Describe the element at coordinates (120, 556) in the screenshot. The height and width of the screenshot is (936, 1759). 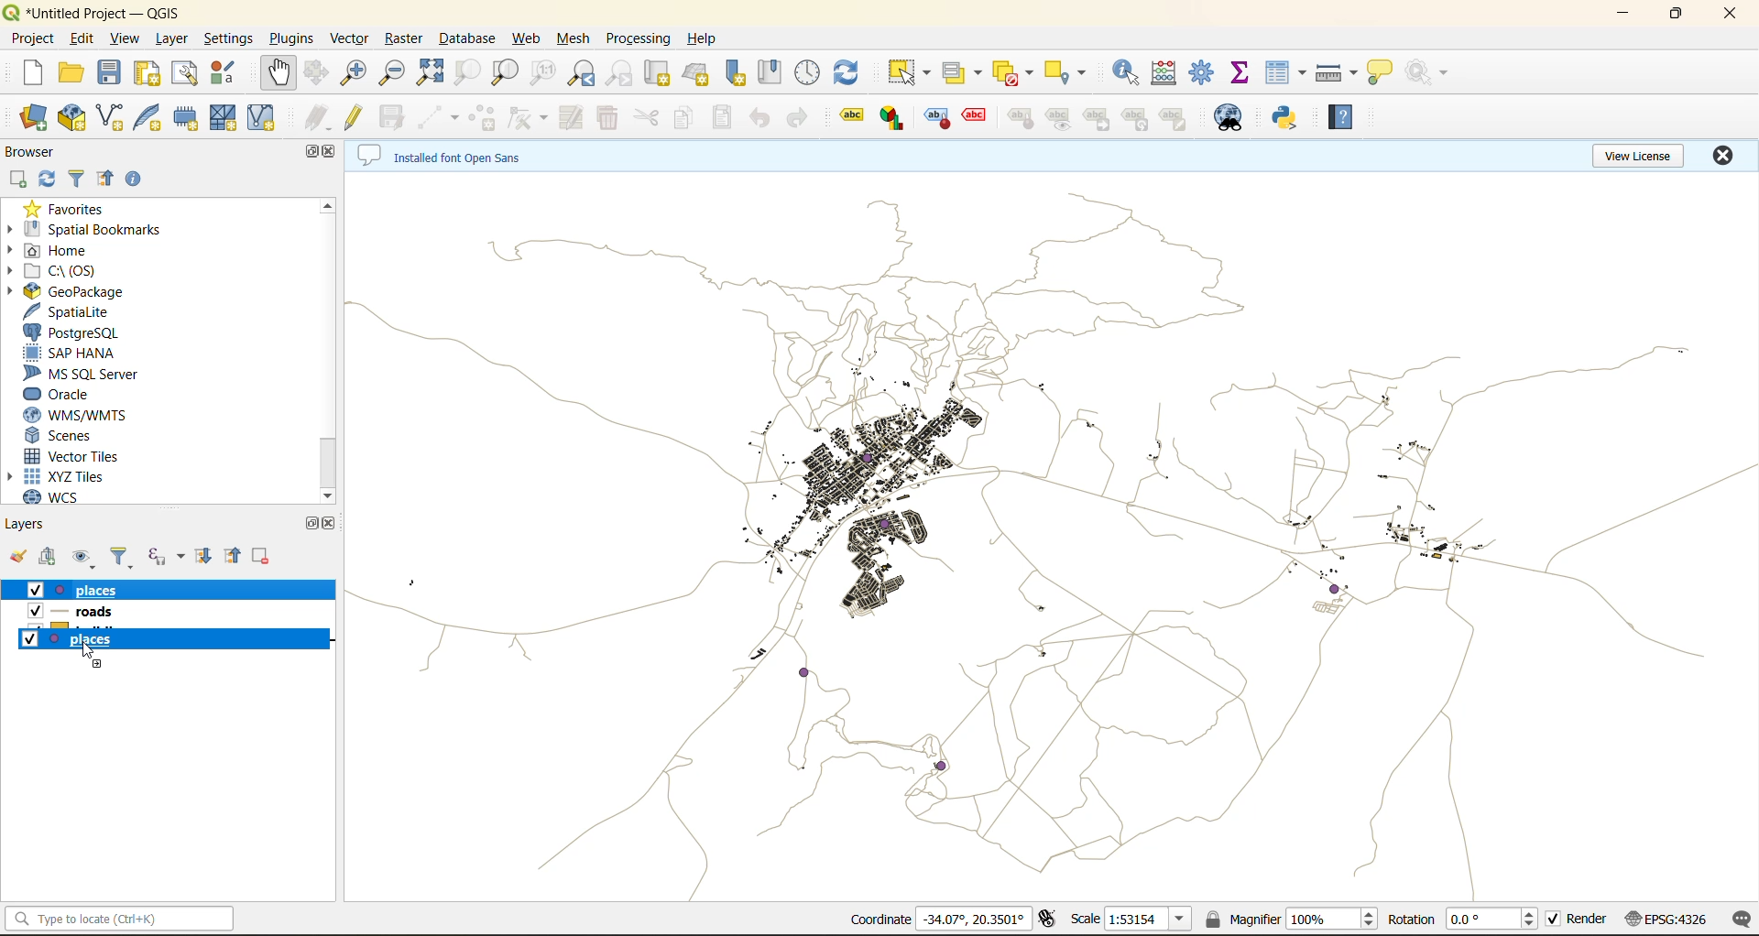
I see `filter` at that location.